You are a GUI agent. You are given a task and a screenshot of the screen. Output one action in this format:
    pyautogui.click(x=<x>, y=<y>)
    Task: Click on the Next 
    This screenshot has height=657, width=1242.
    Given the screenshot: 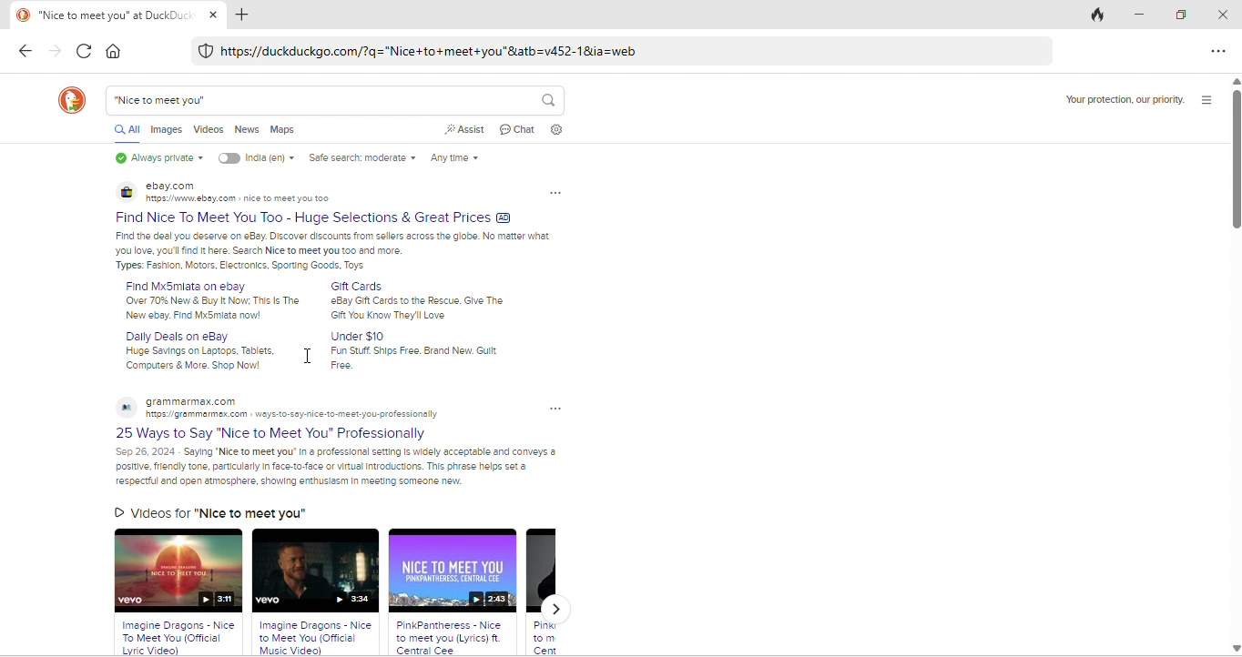 What is the action you would take?
    pyautogui.click(x=555, y=608)
    